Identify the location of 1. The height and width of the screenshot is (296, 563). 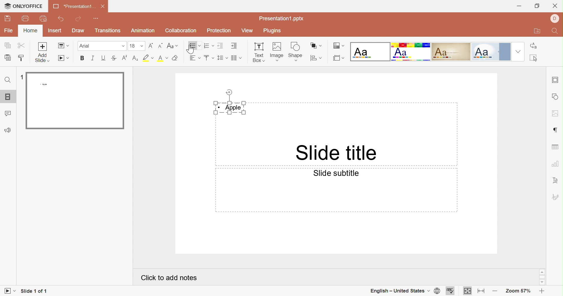
(21, 78).